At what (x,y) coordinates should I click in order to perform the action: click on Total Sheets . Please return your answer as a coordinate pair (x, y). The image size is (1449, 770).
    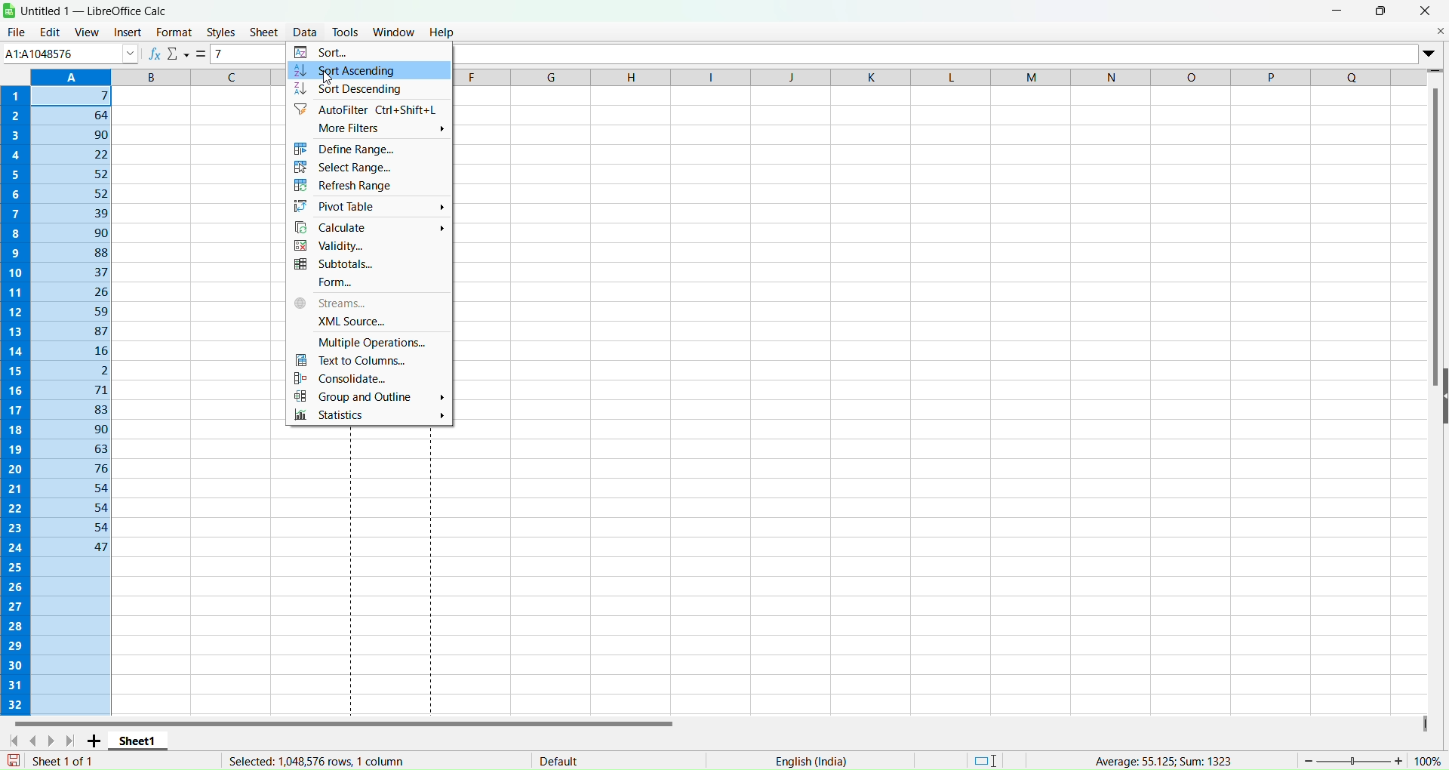
    Looking at the image, I should click on (68, 759).